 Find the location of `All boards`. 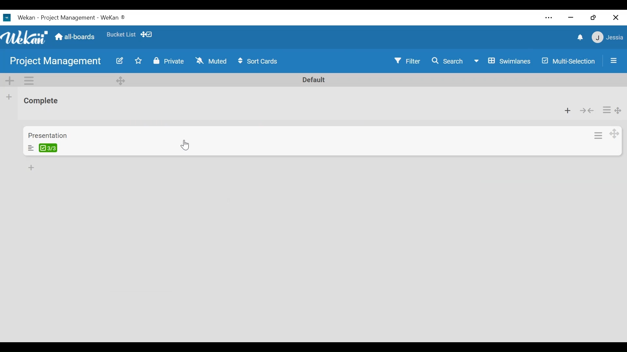

All boards is located at coordinates (76, 37).